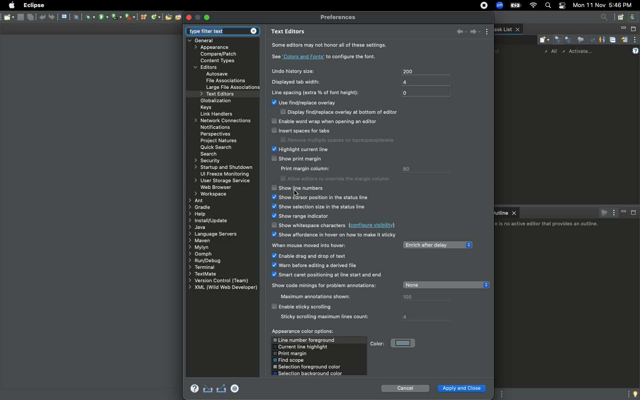 Image resolution: width=640 pixels, height=400 pixels. Describe the element at coordinates (67, 17) in the screenshot. I see `File` at that location.